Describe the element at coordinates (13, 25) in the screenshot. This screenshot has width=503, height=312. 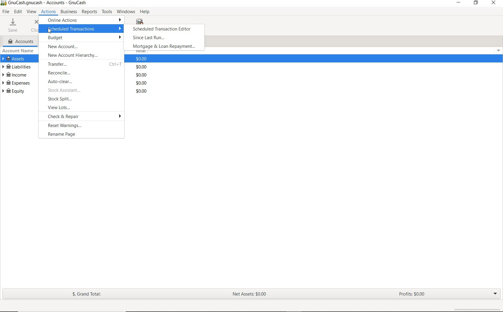
I see `SAVE` at that location.